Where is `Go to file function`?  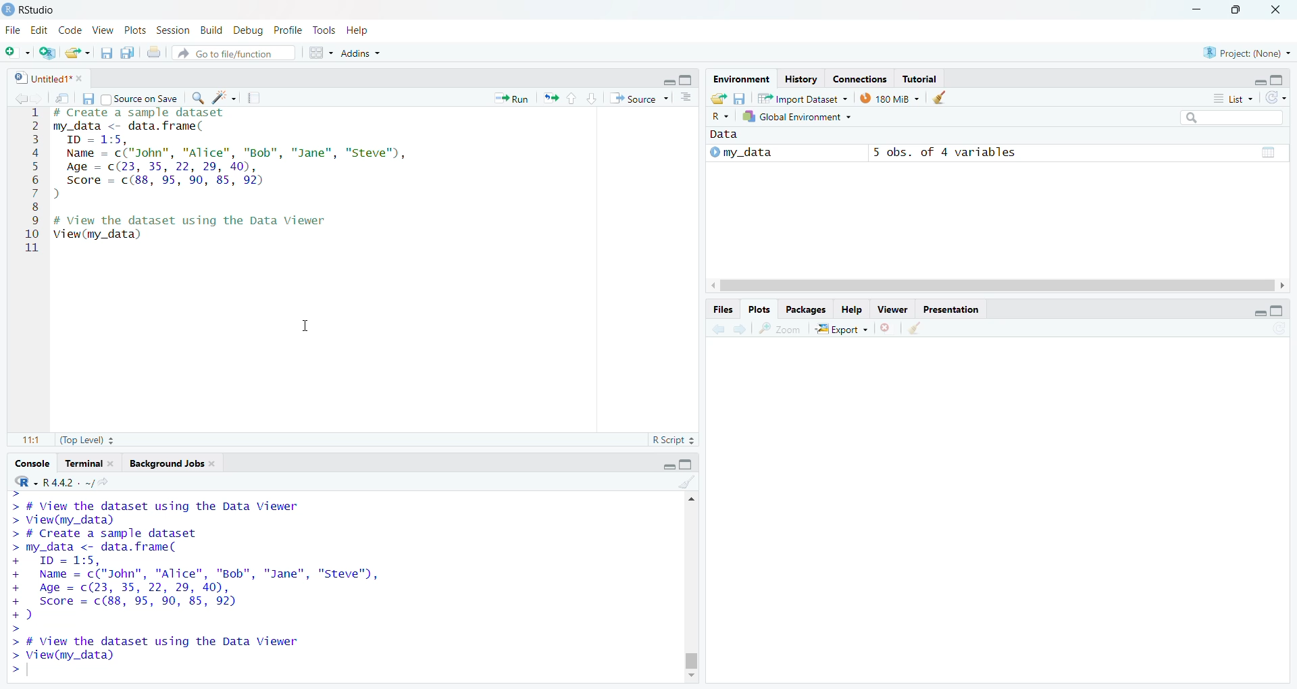
Go to file function is located at coordinates (234, 52).